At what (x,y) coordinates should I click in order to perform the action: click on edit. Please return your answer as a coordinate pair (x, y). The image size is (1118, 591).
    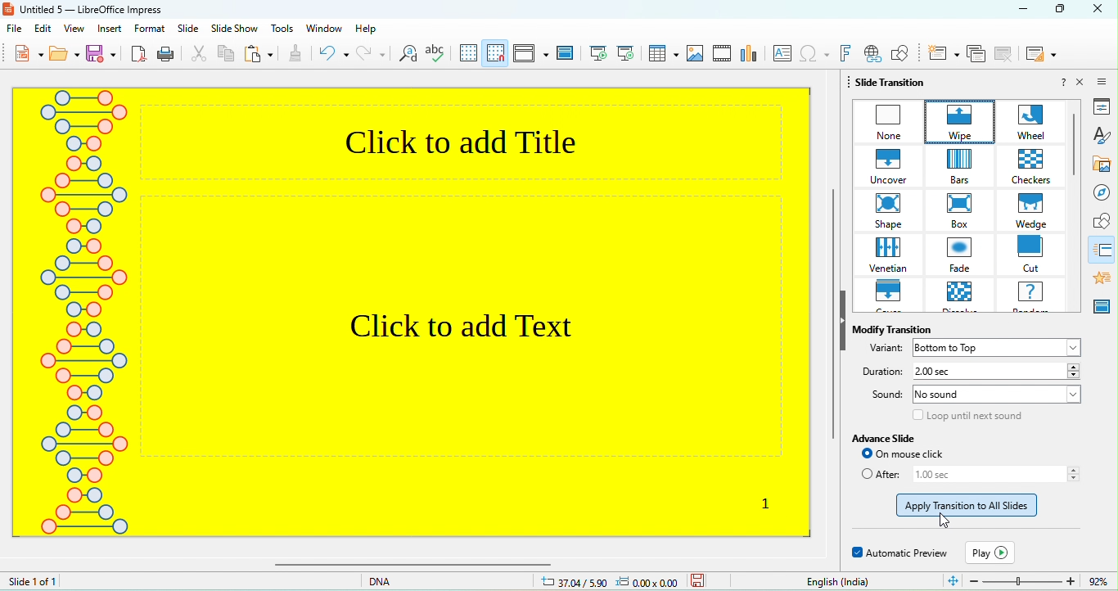
    Looking at the image, I should click on (43, 29).